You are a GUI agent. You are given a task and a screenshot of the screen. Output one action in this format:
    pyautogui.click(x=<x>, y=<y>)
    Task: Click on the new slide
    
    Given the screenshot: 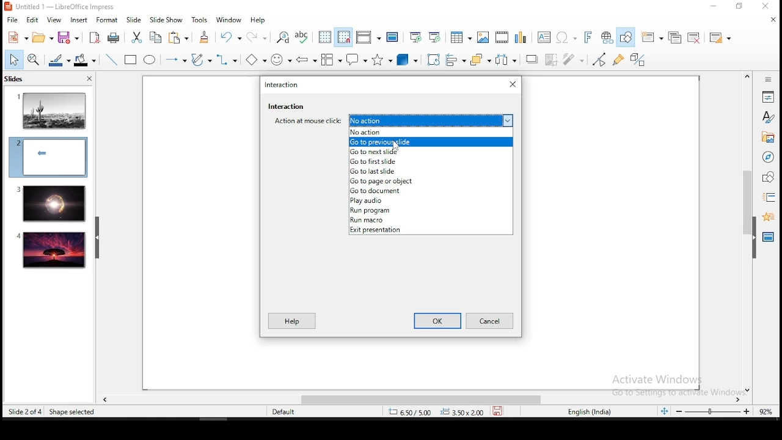 What is the action you would take?
    pyautogui.click(x=653, y=37)
    